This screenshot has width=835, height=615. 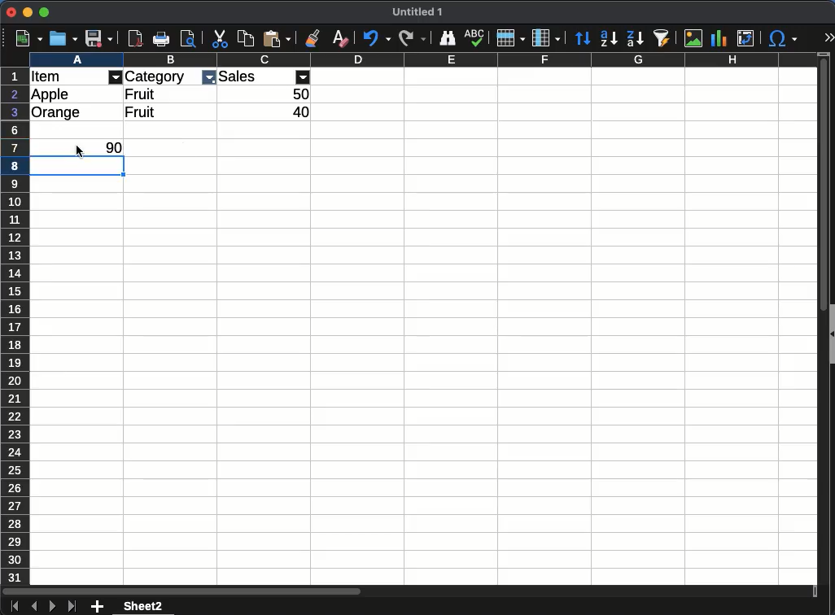 I want to click on print, so click(x=188, y=37).